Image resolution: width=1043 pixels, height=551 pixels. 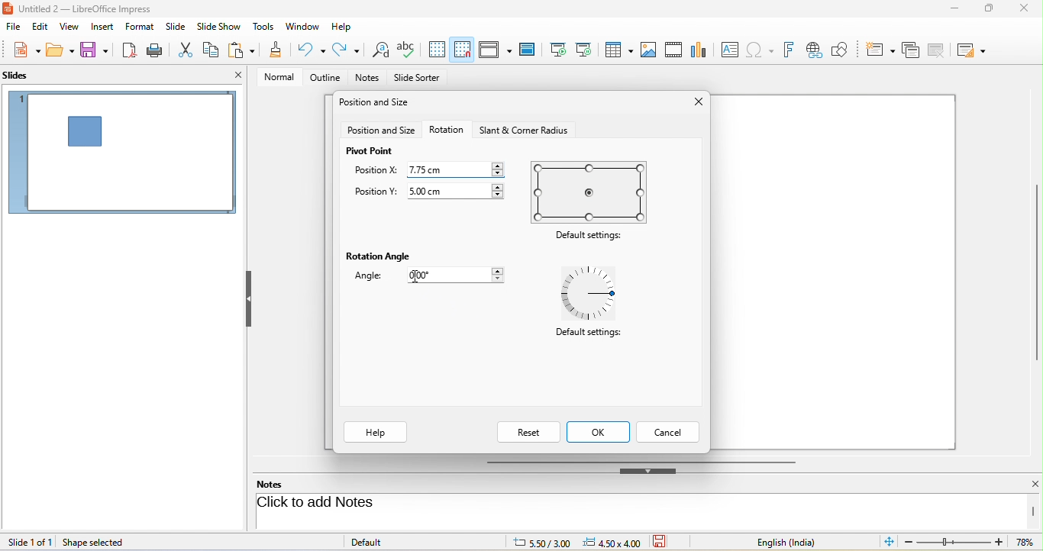 What do you see at coordinates (620, 51) in the screenshot?
I see `table` at bounding box center [620, 51].